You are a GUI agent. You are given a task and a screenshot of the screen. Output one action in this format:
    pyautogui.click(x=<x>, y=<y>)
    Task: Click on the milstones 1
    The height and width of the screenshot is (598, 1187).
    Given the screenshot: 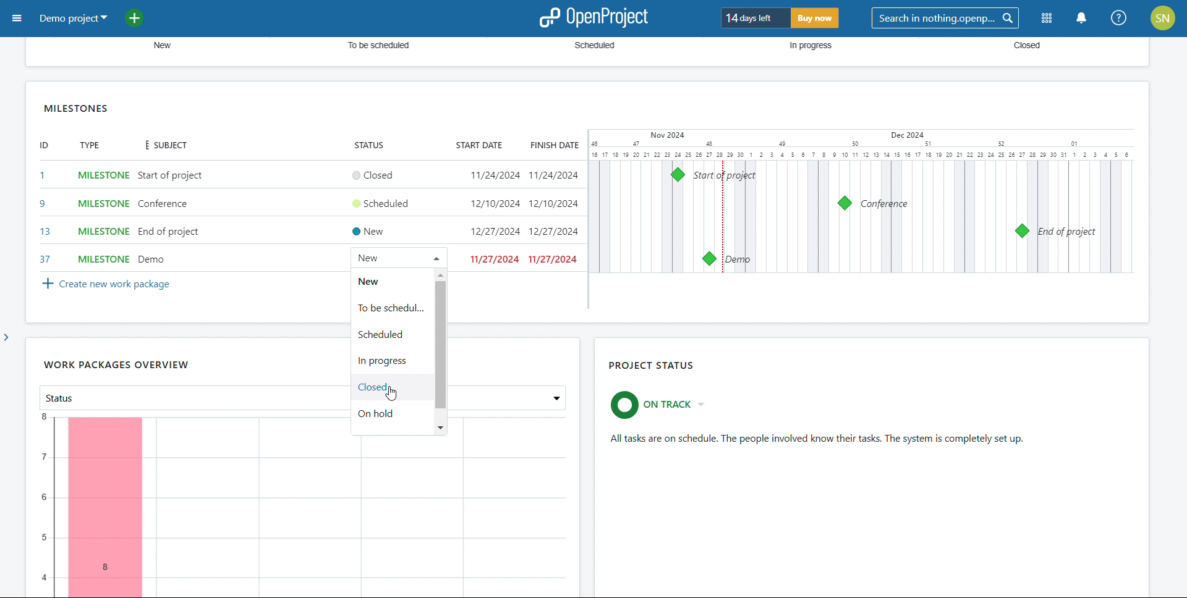 What is the action you would take?
    pyautogui.click(x=678, y=174)
    